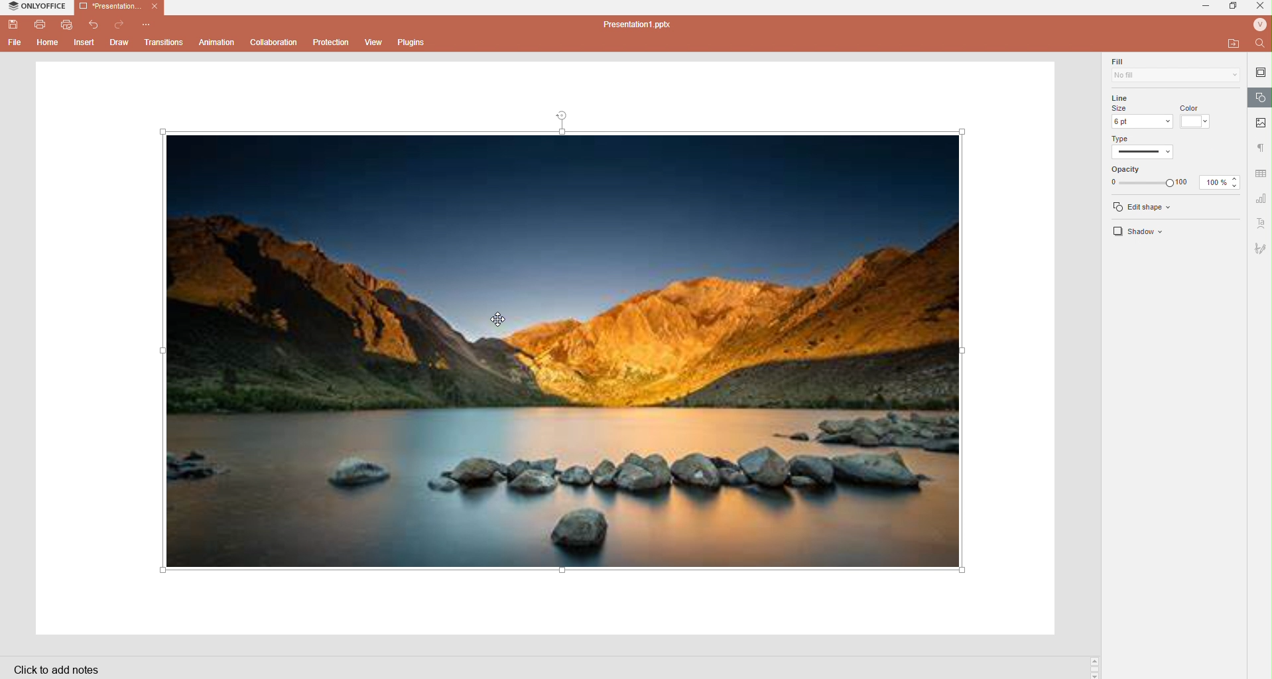 This screenshot has height=679, width=1272. Describe the element at coordinates (1236, 178) in the screenshot. I see `Increase opacity %` at that location.